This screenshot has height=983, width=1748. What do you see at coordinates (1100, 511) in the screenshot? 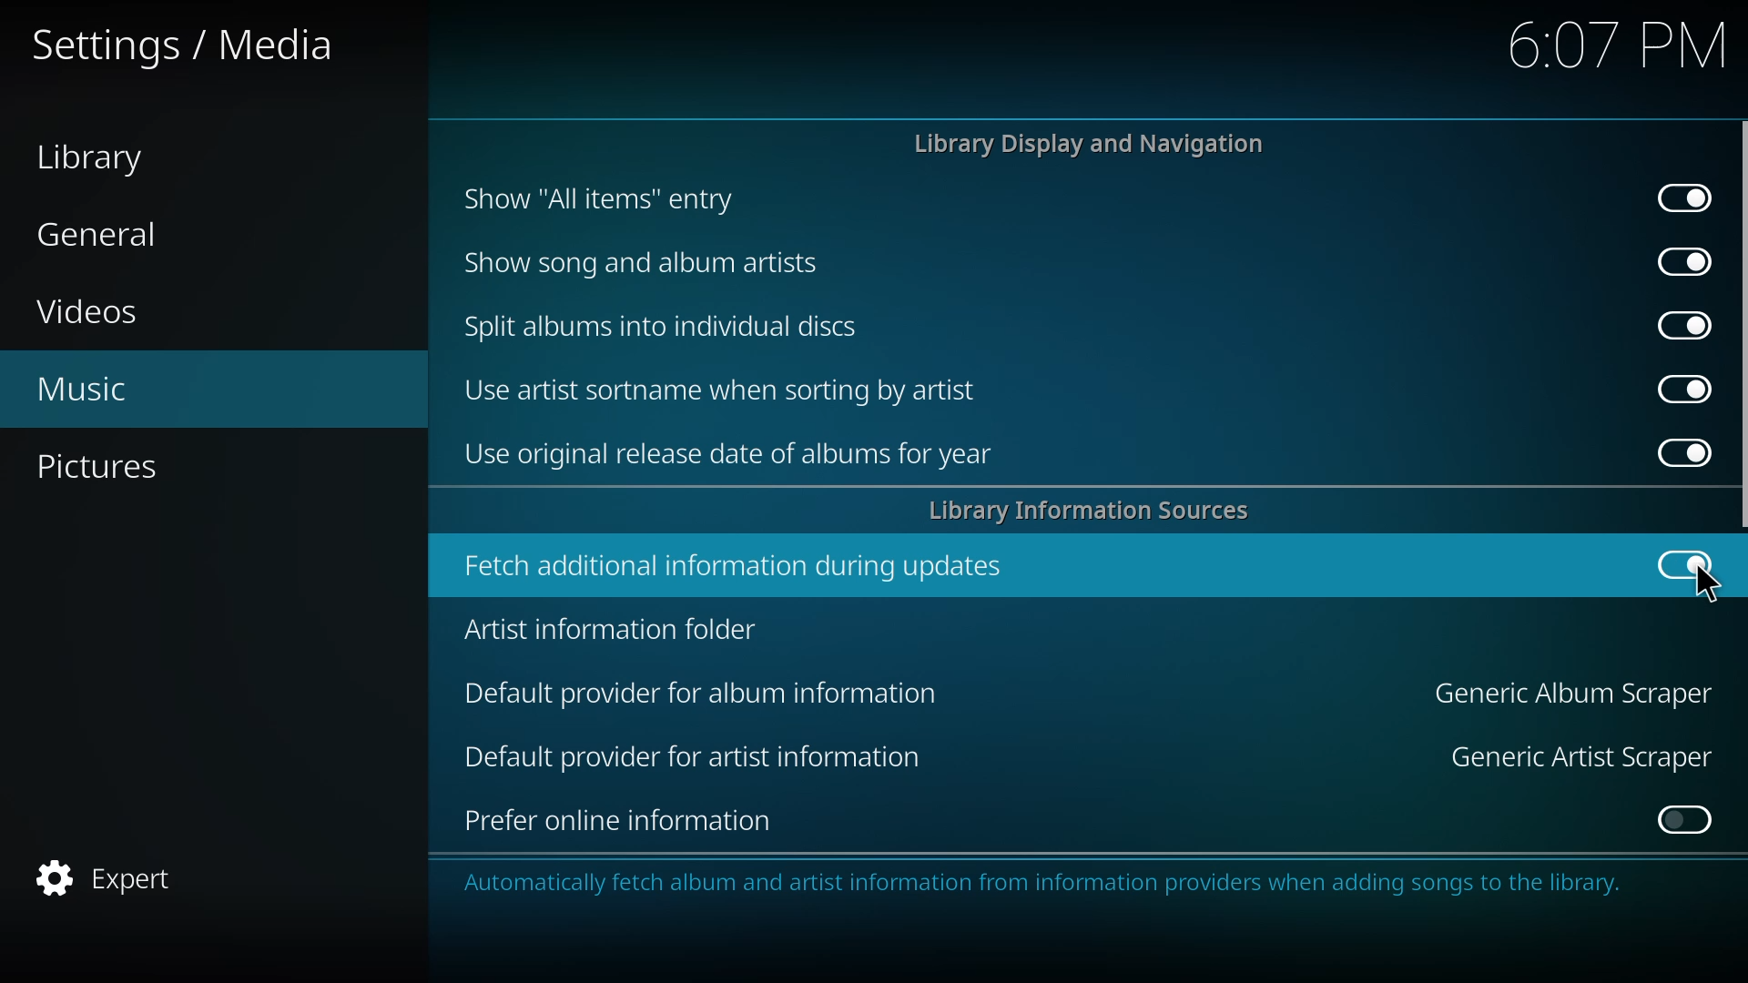
I see `library info source` at bounding box center [1100, 511].